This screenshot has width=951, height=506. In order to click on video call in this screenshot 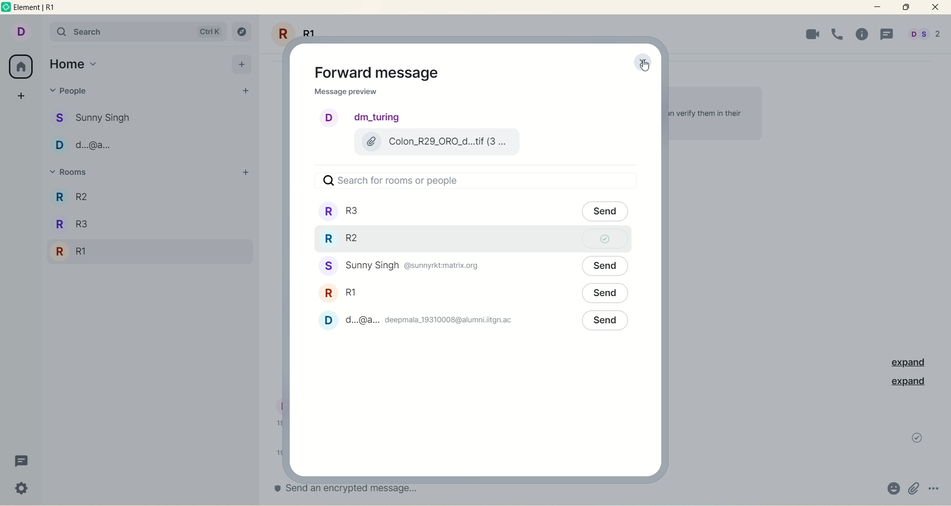, I will do `click(809, 34)`.